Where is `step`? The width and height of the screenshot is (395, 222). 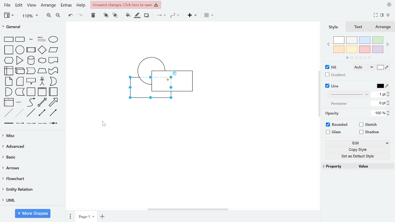
step is located at coordinates (31, 71).